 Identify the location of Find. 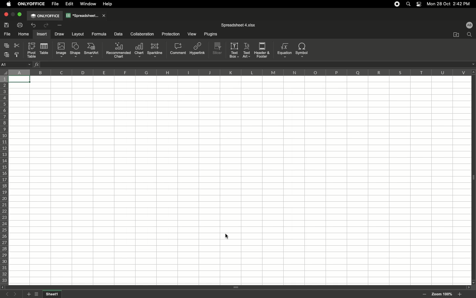
(469, 35).